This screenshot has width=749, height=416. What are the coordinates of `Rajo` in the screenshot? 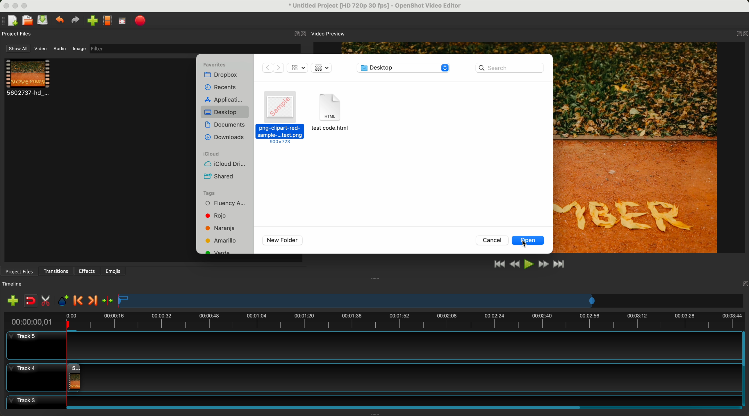 It's located at (224, 217).